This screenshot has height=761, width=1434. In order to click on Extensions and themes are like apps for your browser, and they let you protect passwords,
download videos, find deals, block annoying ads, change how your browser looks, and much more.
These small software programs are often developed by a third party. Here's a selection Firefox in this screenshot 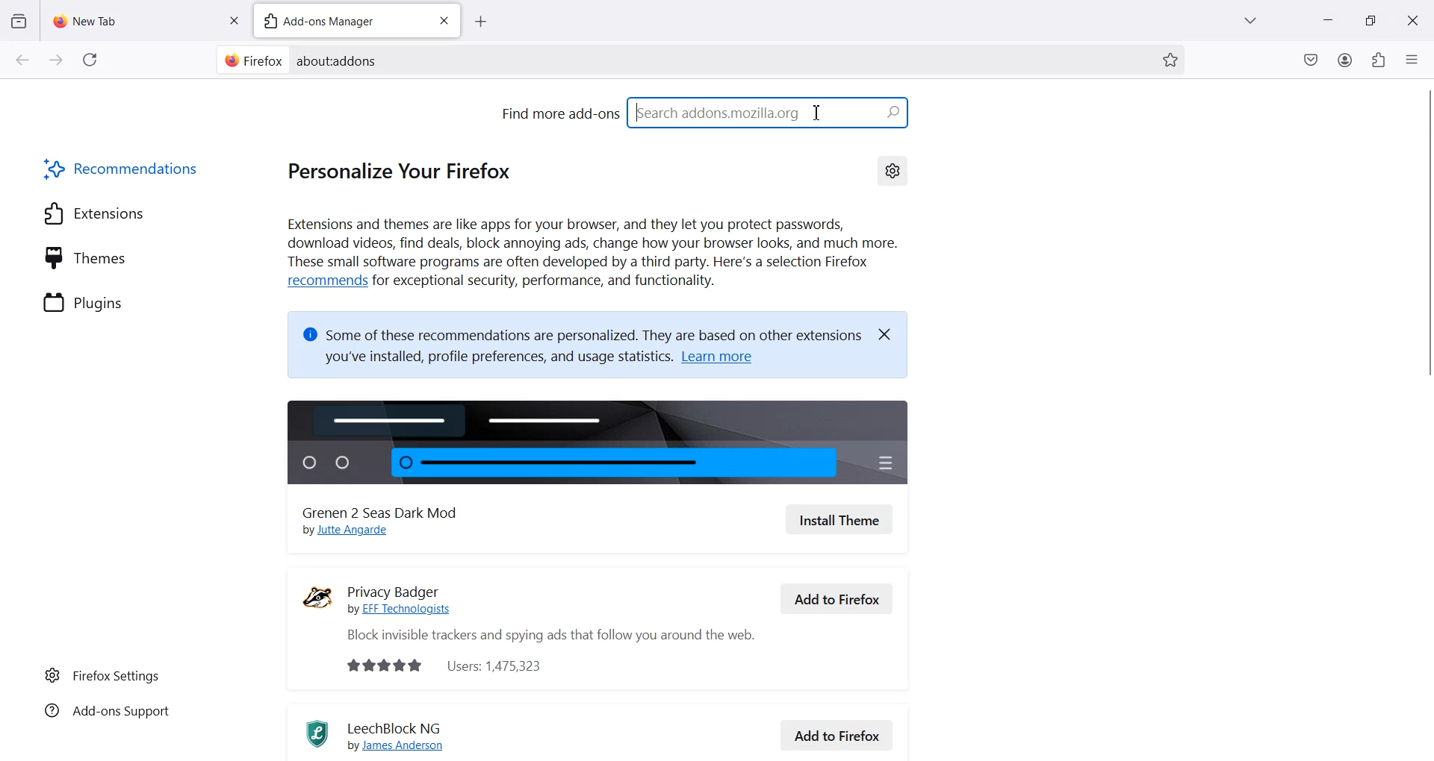, I will do `click(592, 243)`.